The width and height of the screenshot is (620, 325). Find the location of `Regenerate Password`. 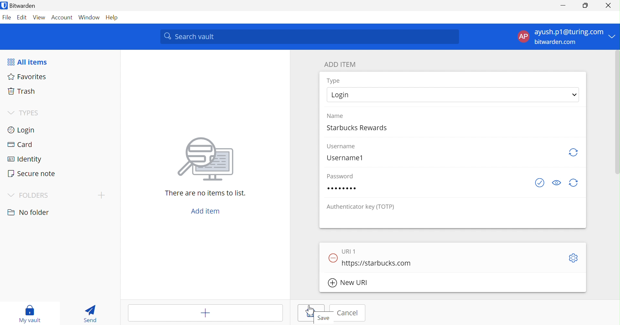

Regenerate Password is located at coordinates (574, 183).